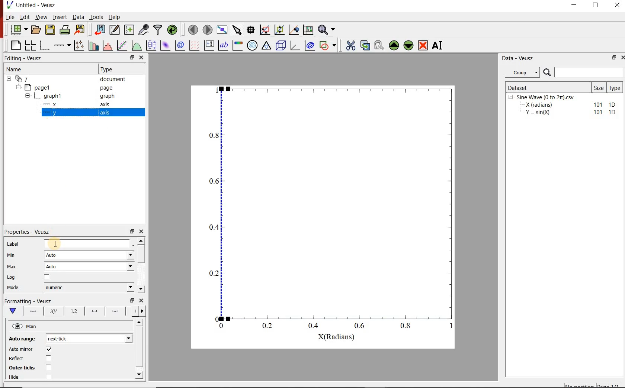 This screenshot has width=625, height=388. What do you see at coordinates (94, 45) in the screenshot?
I see `plot bar charts` at bounding box center [94, 45].